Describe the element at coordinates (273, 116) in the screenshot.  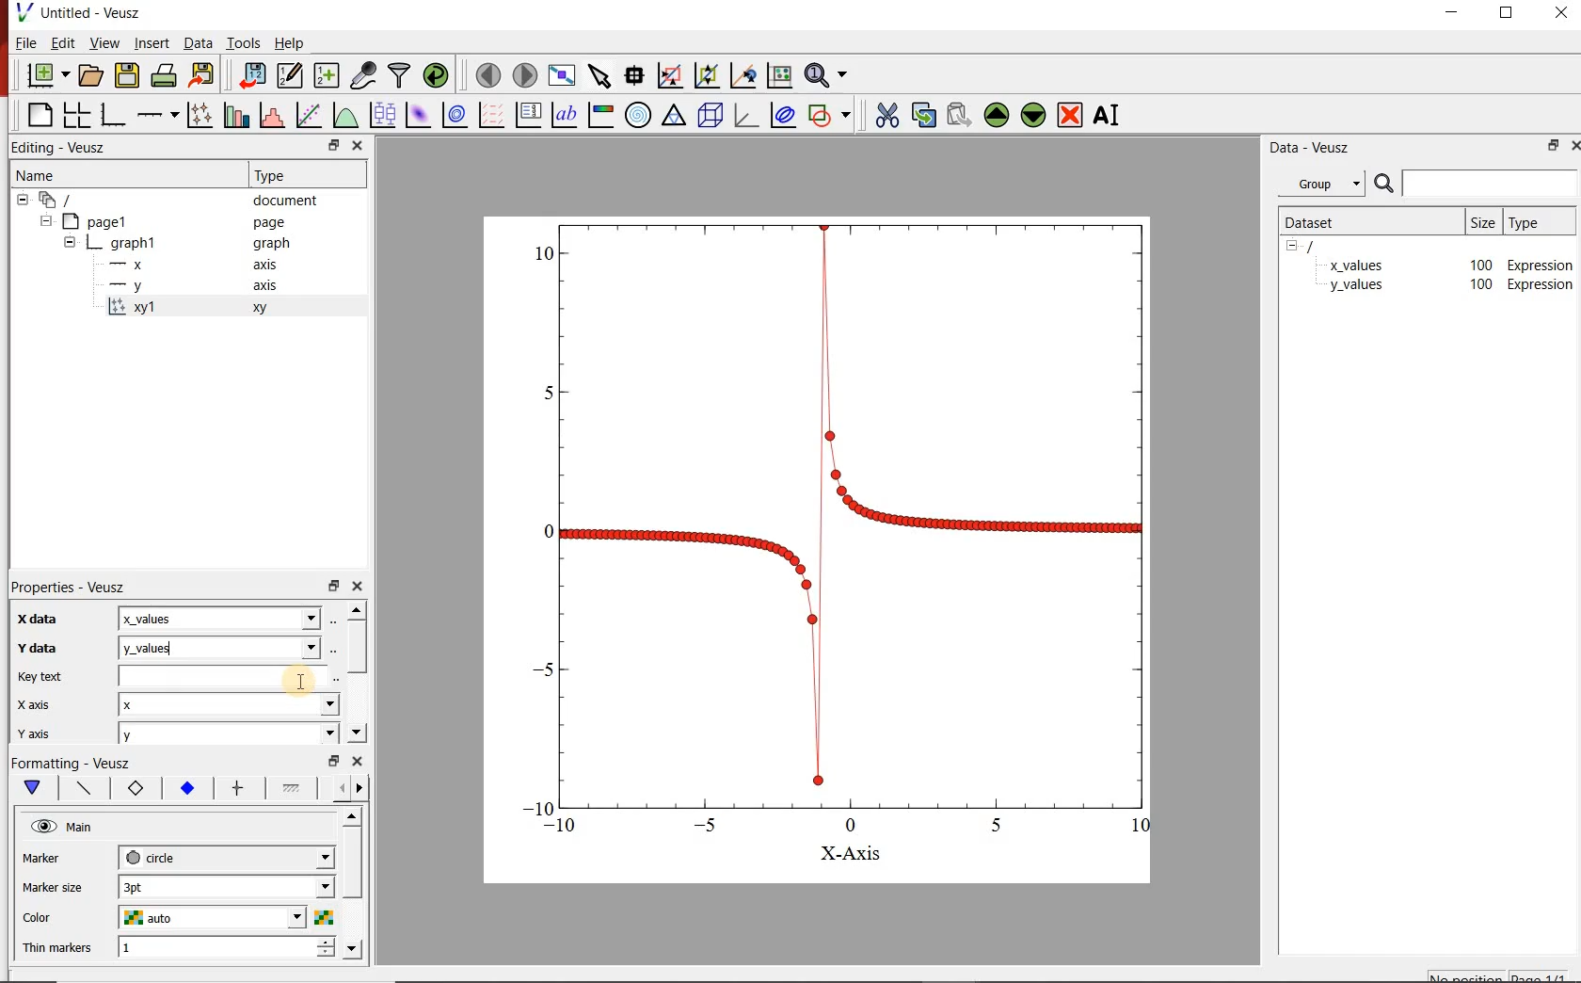
I see `histogram of a dataset` at that location.